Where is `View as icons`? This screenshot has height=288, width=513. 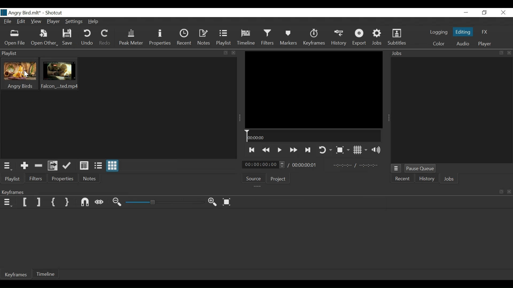
View as icons is located at coordinates (113, 166).